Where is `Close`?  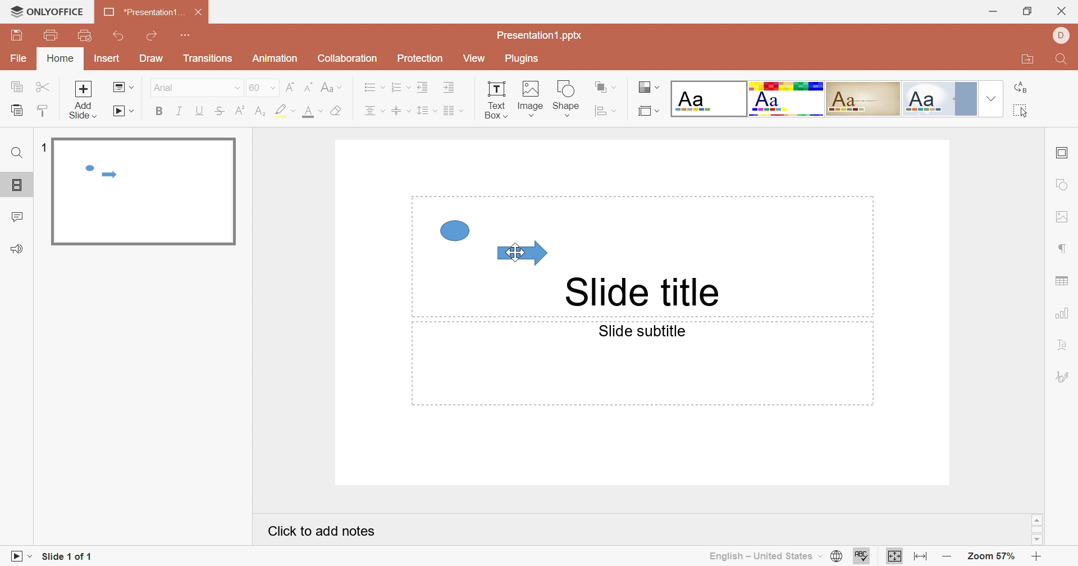 Close is located at coordinates (199, 13).